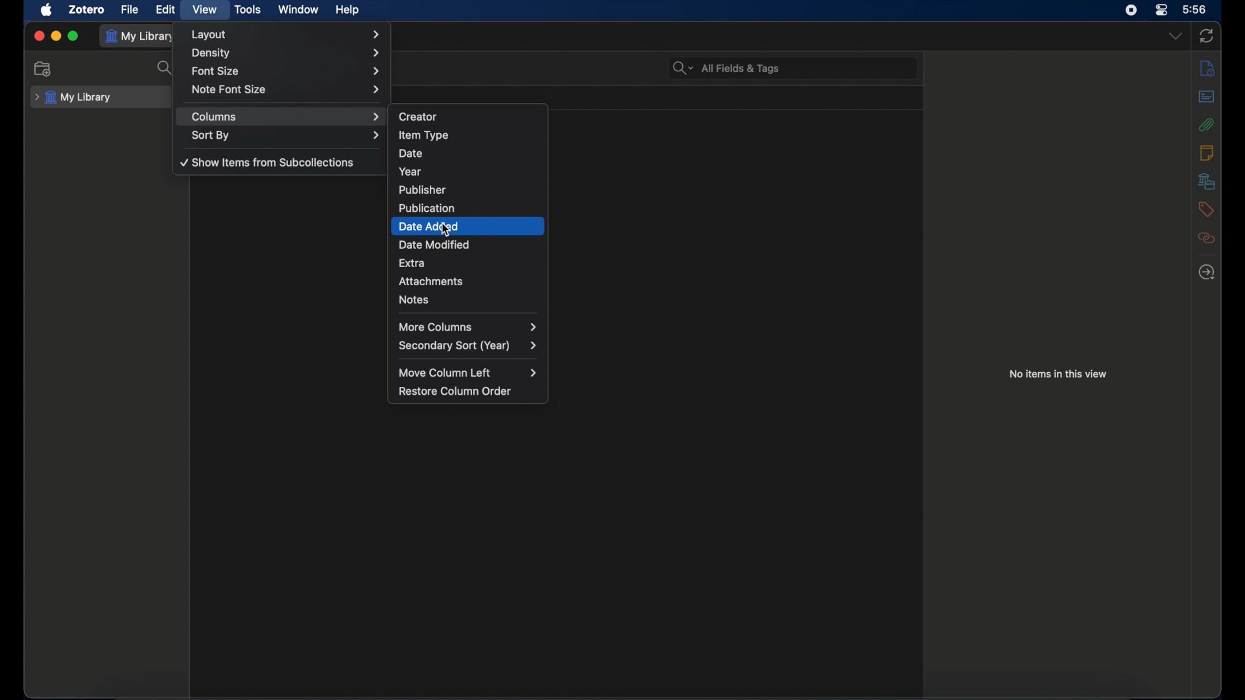  What do you see at coordinates (1195, 10) in the screenshot?
I see `time` at bounding box center [1195, 10].